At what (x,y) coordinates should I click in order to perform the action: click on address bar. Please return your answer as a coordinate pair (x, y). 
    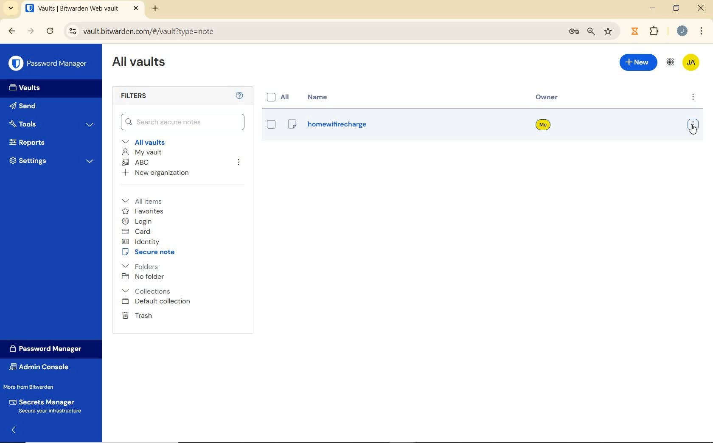
    Looking at the image, I should click on (310, 32).